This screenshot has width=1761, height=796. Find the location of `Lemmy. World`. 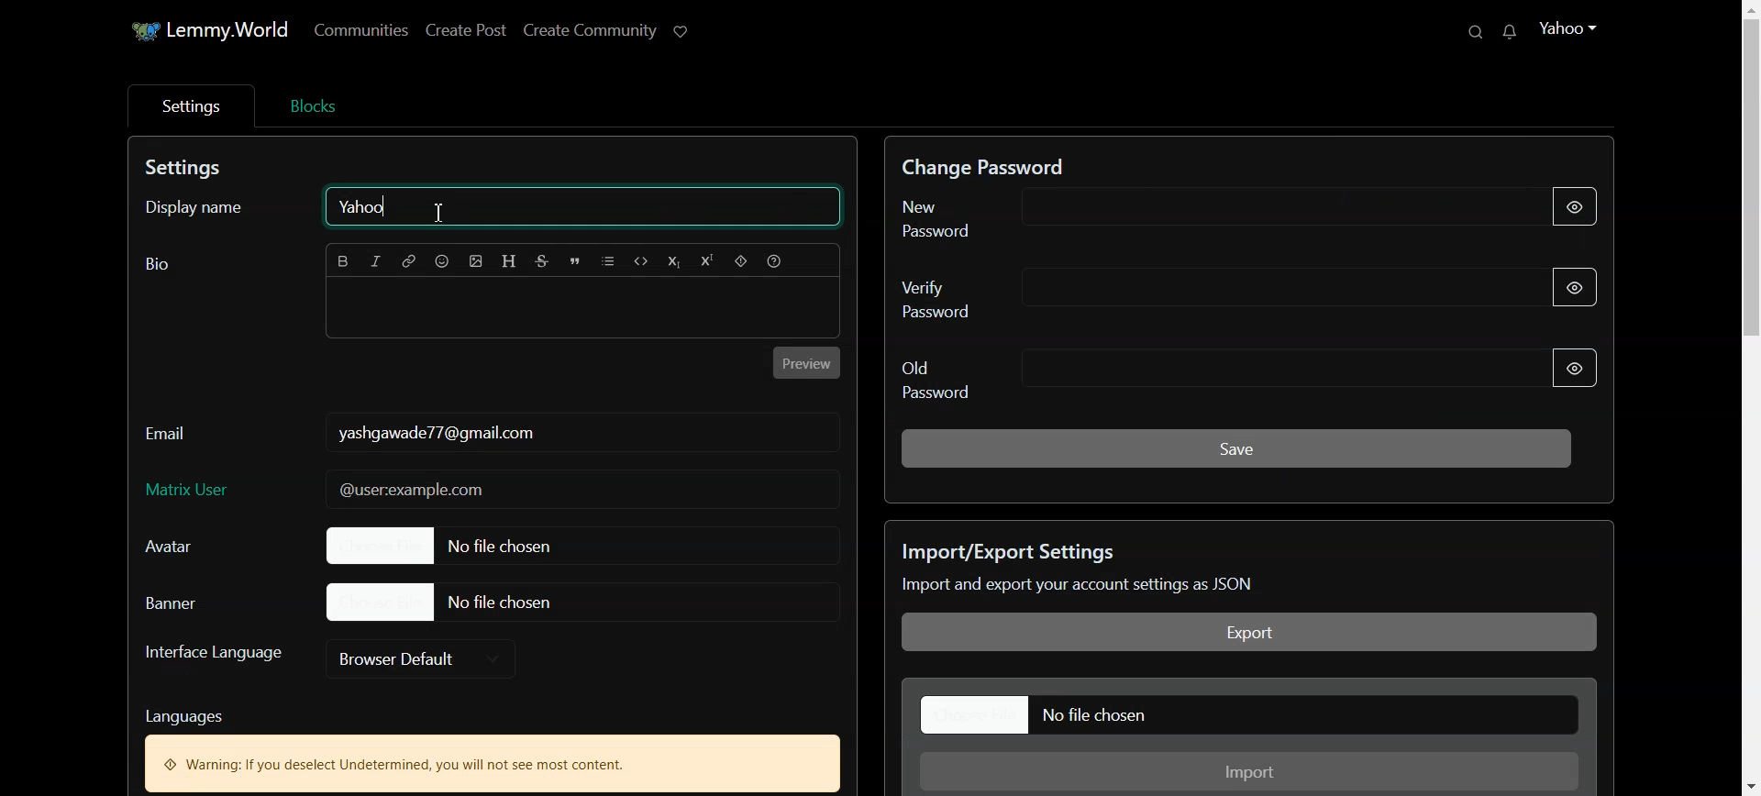

Lemmy. World is located at coordinates (196, 31).